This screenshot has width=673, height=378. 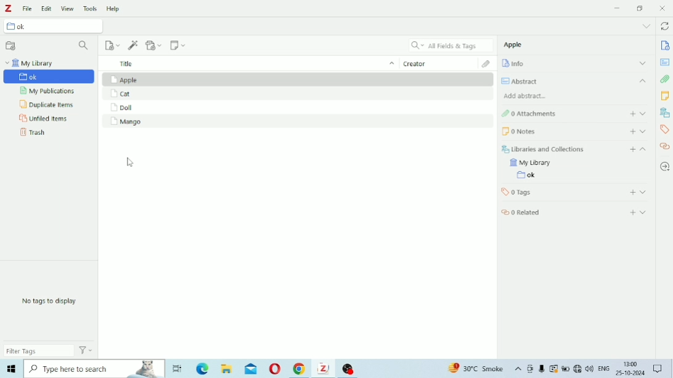 What do you see at coordinates (348, 368) in the screenshot?
I see `` at bounding box center [348, 368].